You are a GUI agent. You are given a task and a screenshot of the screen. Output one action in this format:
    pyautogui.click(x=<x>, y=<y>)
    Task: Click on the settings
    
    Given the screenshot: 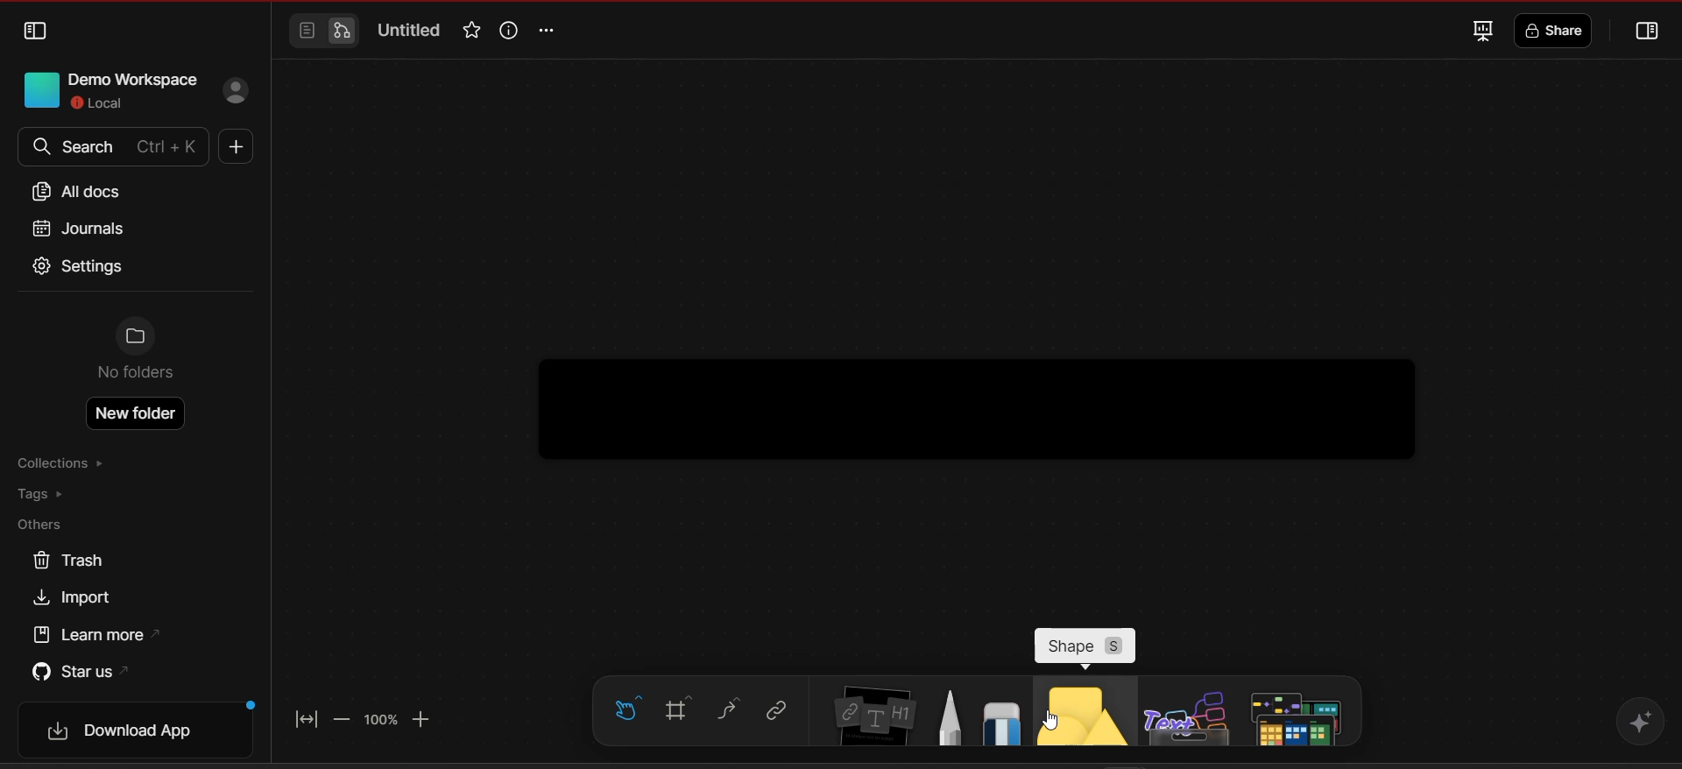 What is the action you would take?
    pyautogui.click(x=80, y=268)
    